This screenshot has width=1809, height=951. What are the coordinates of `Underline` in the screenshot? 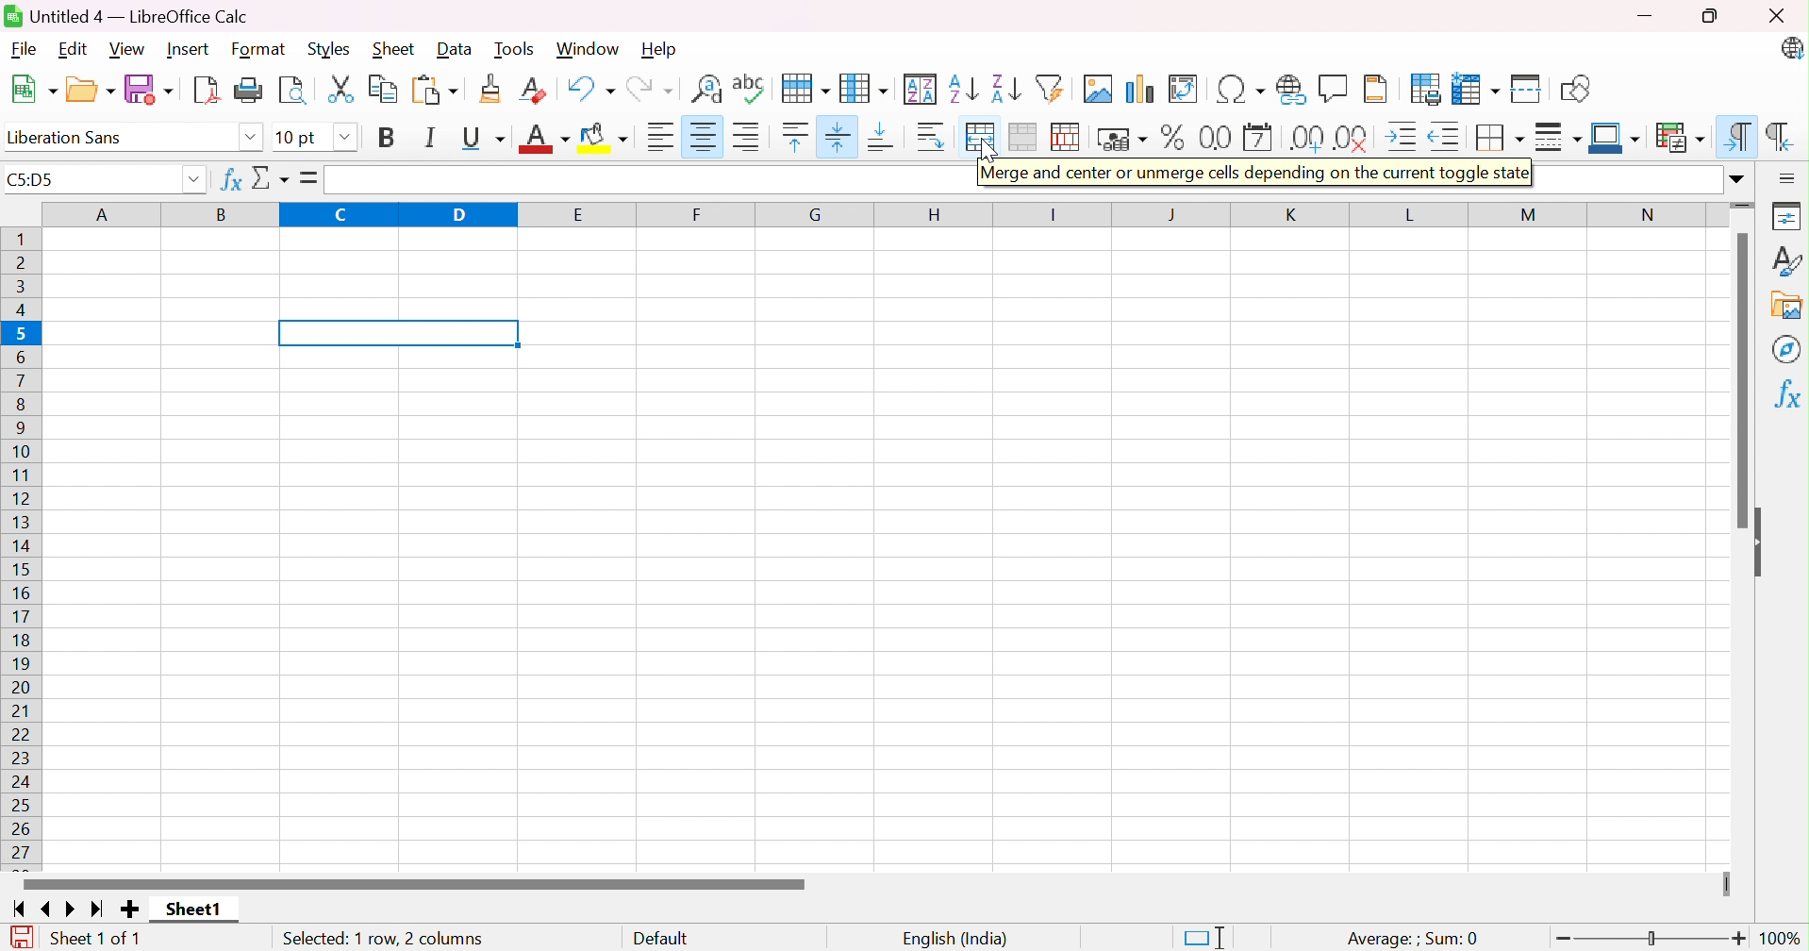 It's located at (482, 138).